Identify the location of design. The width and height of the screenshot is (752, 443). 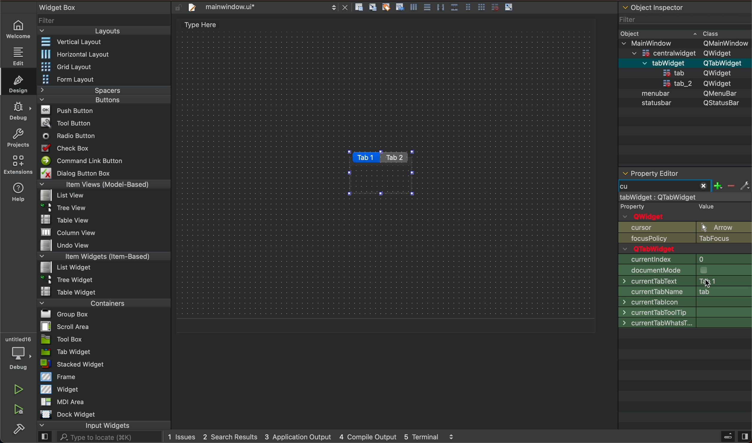
(18, 82).